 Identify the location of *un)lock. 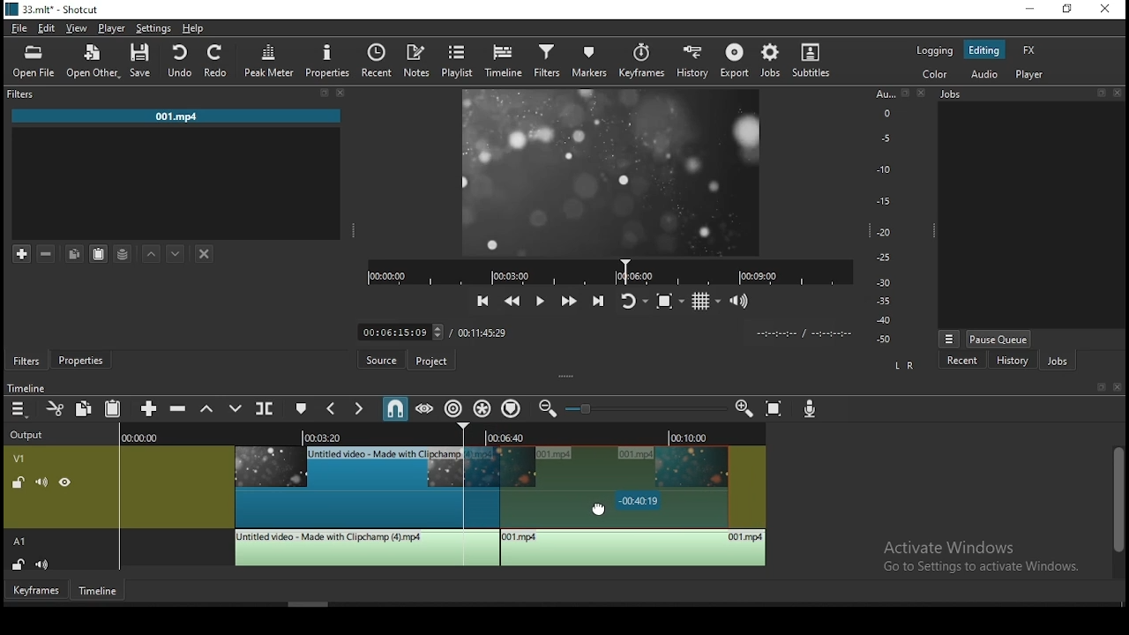
(15, 482).